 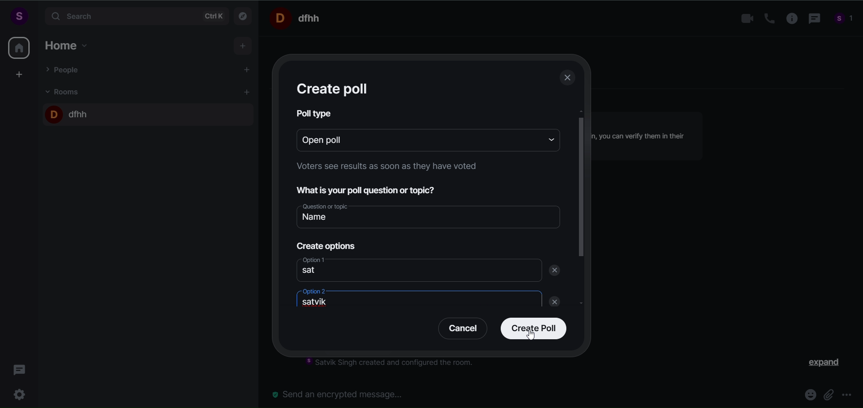 I want to click on start chat, so click(x=248, y=71).